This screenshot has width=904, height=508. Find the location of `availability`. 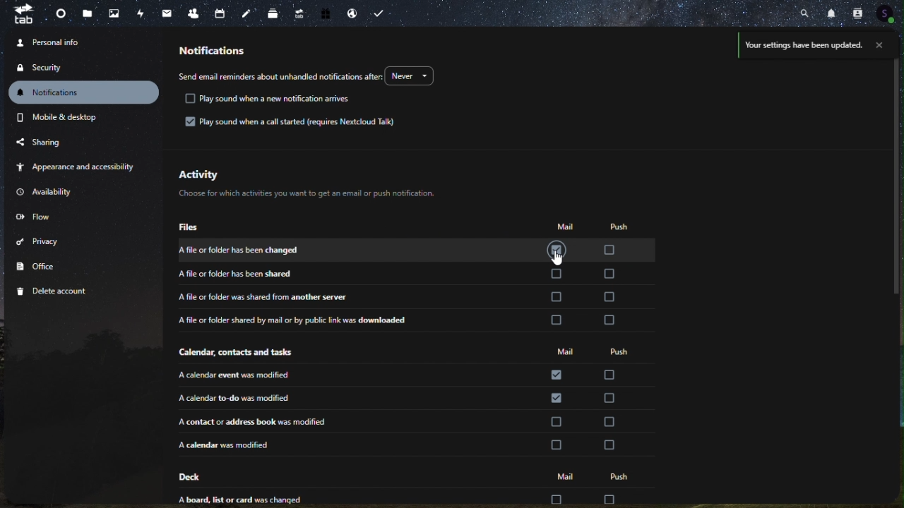

availability is located at coordinates (58, 192).